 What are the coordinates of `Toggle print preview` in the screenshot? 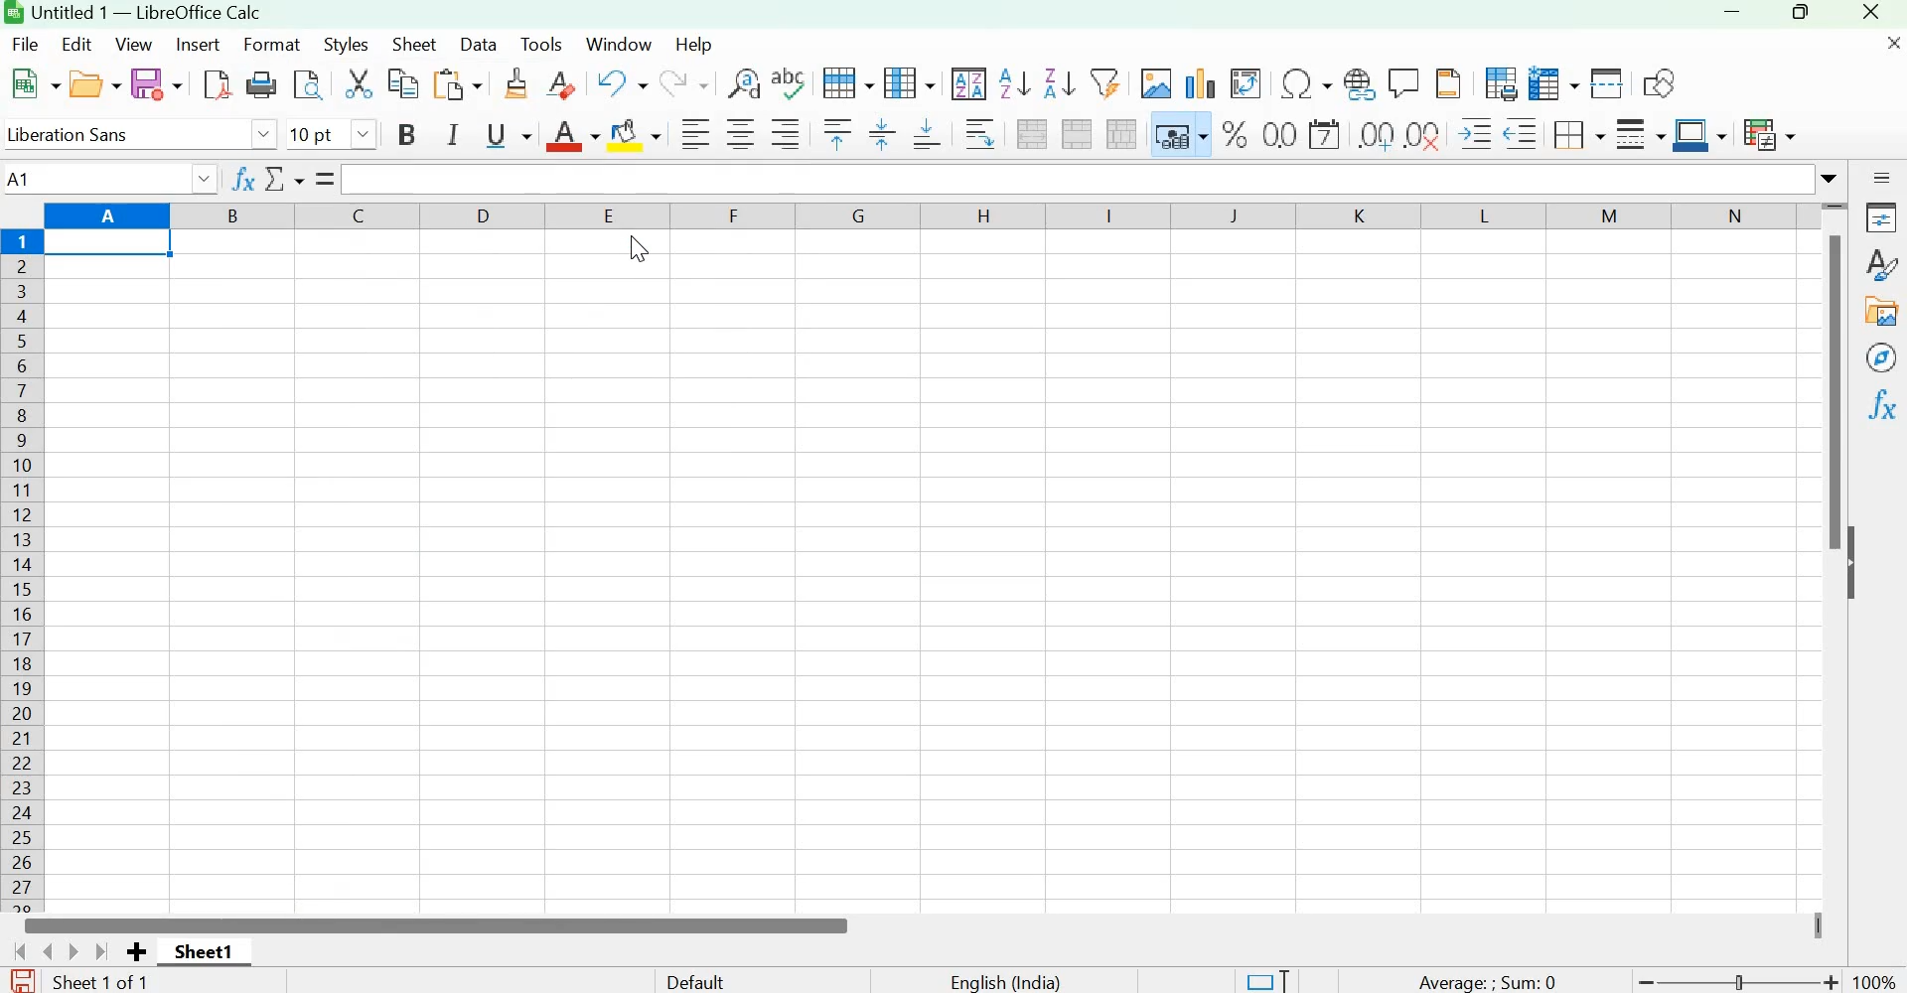 It's located at (311, 85).